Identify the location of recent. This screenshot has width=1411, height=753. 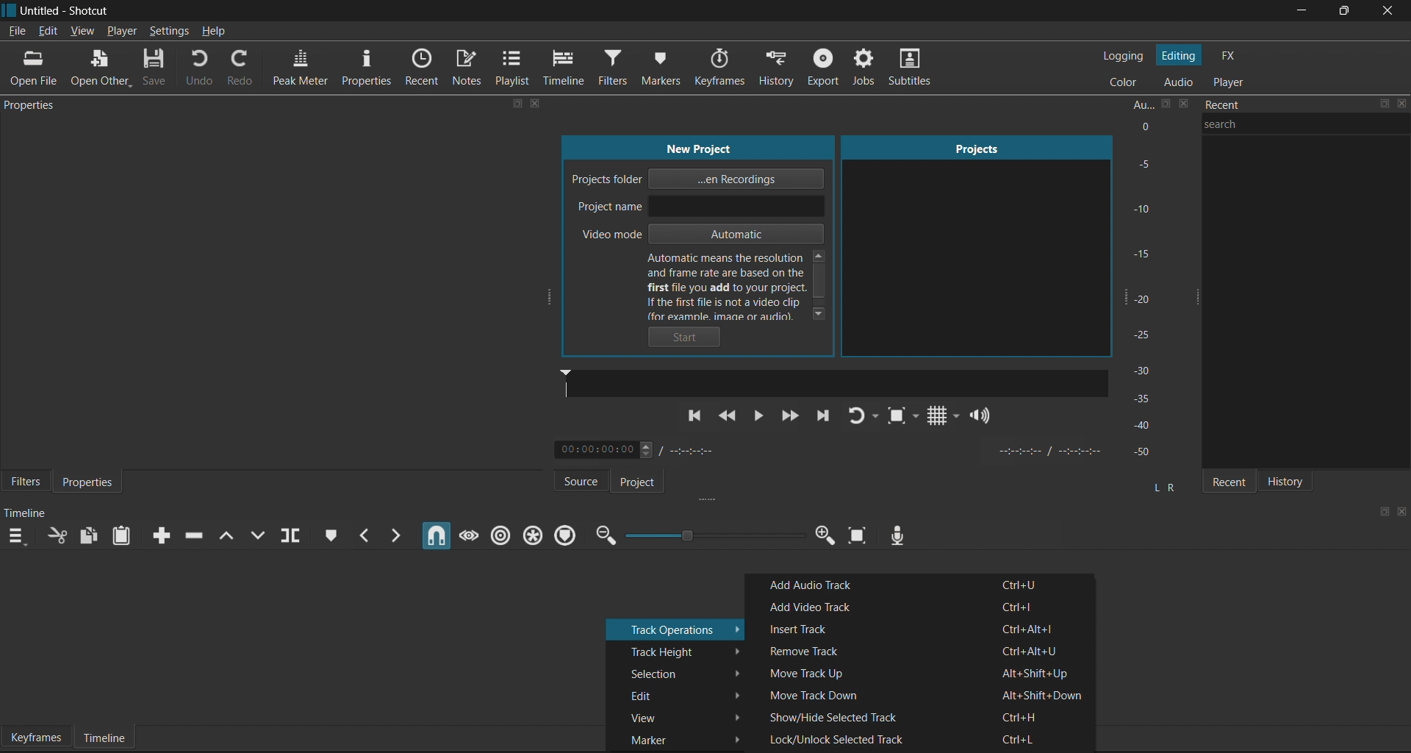
(1269, 107).